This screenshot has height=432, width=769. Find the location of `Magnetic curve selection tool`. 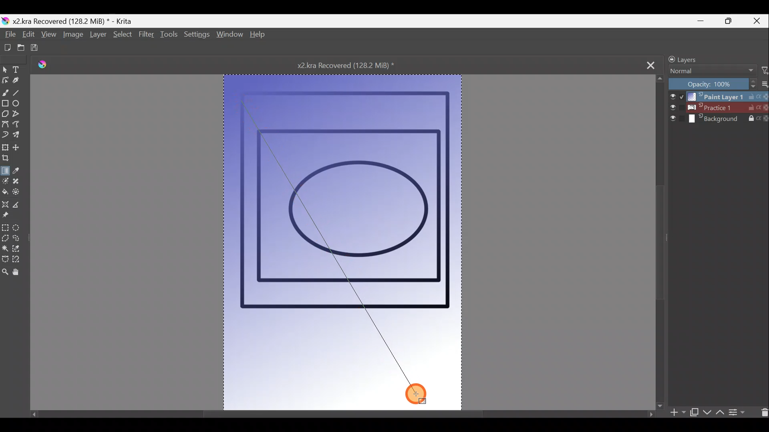

Magnetic curve selection tool is located at coordinates (17, 263).